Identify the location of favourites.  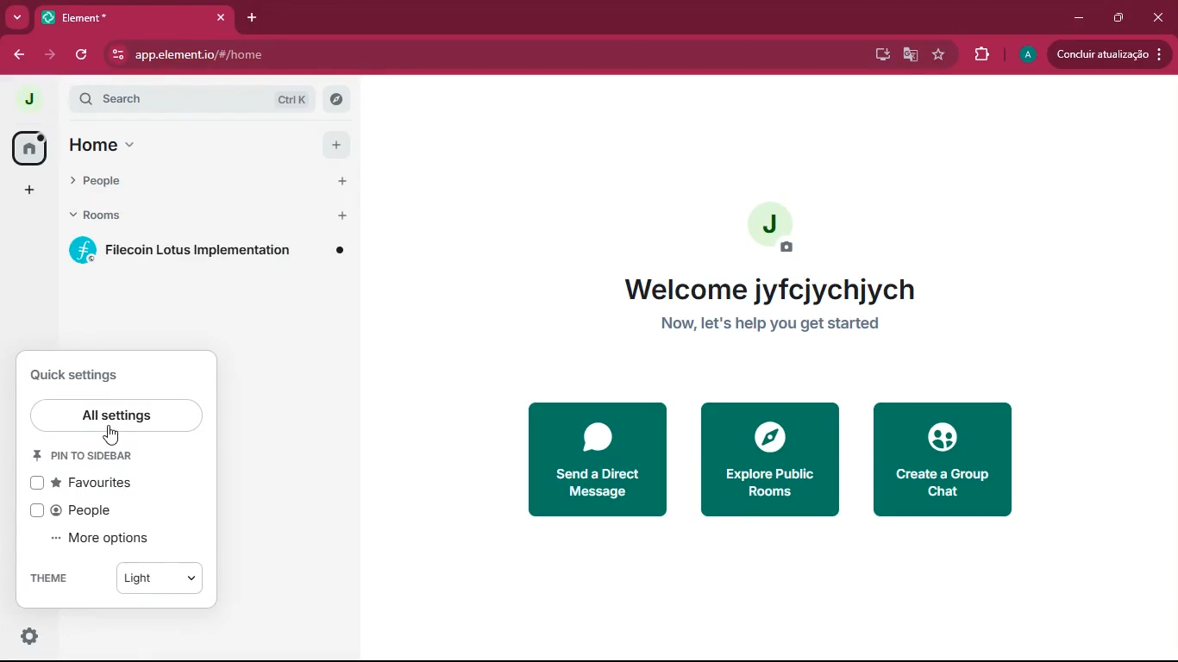
(86, 484).